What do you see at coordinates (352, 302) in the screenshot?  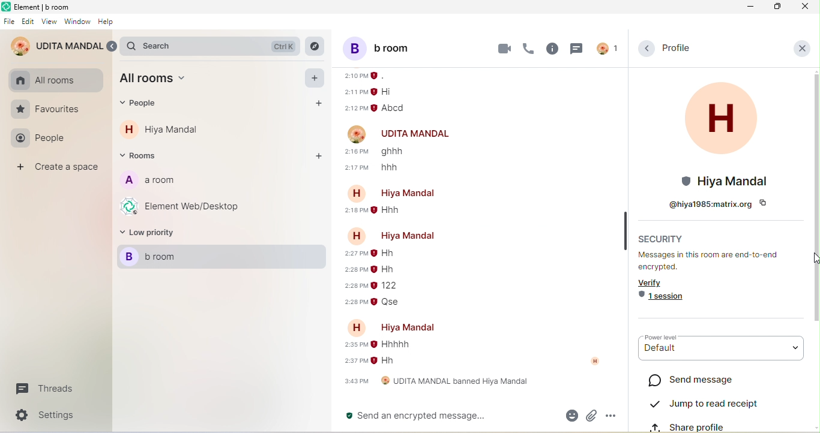 I see `sending message time` at bounding box center [352, 302].